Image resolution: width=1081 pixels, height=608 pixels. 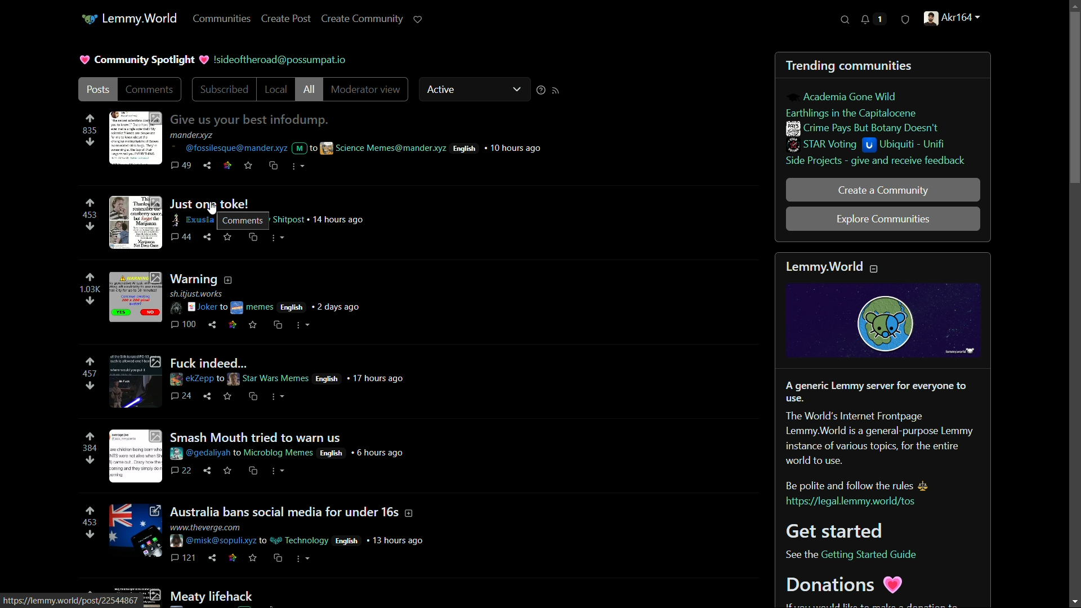 I want to click on 453, so click(x=91, y=216).